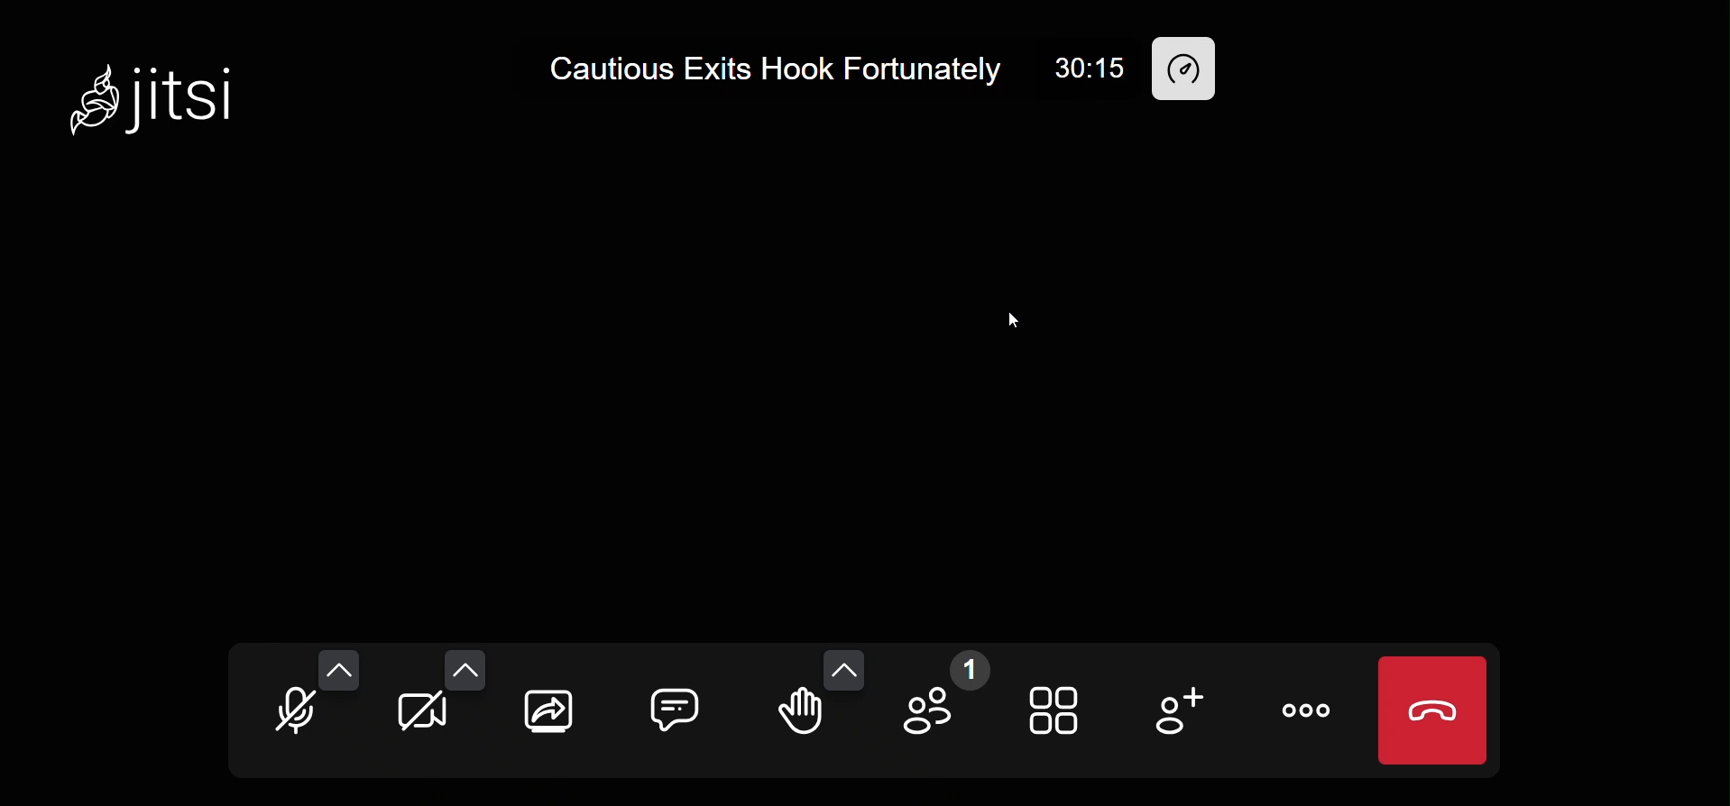  I want to click on participant, so click(943, 697).